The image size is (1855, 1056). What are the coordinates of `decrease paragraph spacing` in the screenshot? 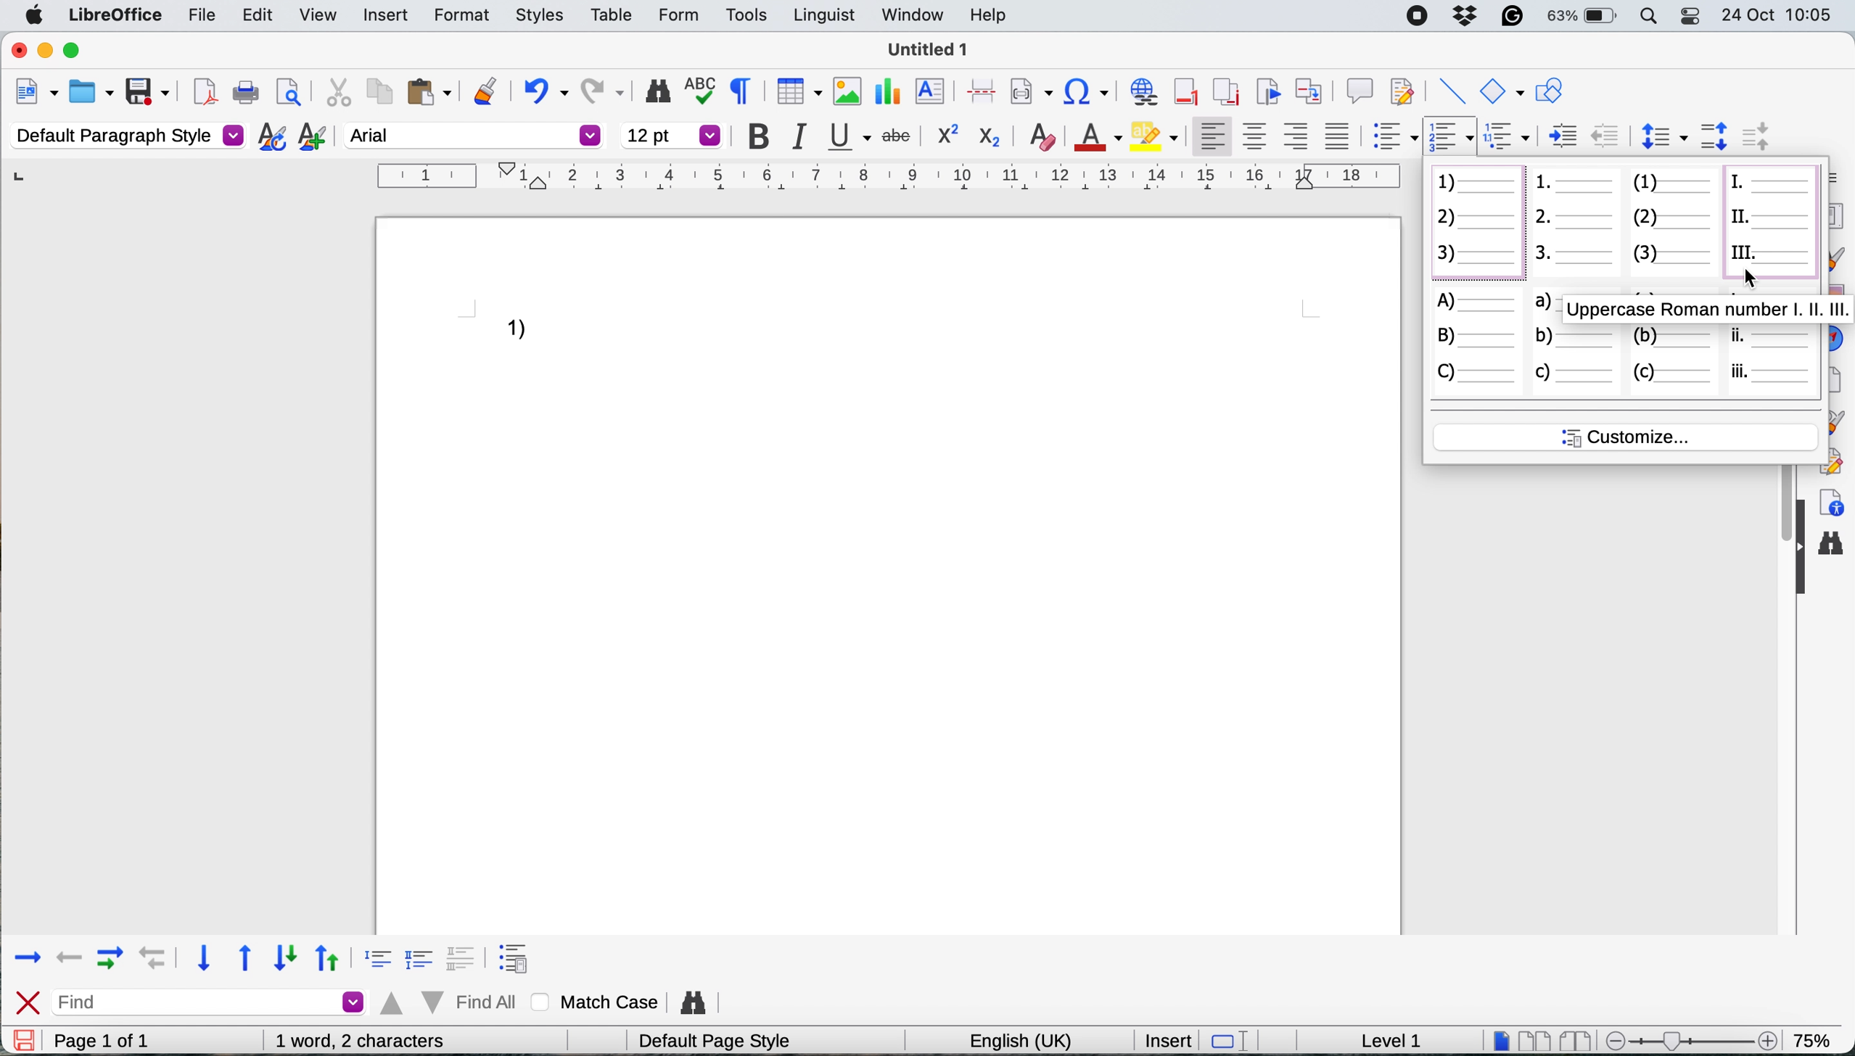 It's located at (1753, 135).